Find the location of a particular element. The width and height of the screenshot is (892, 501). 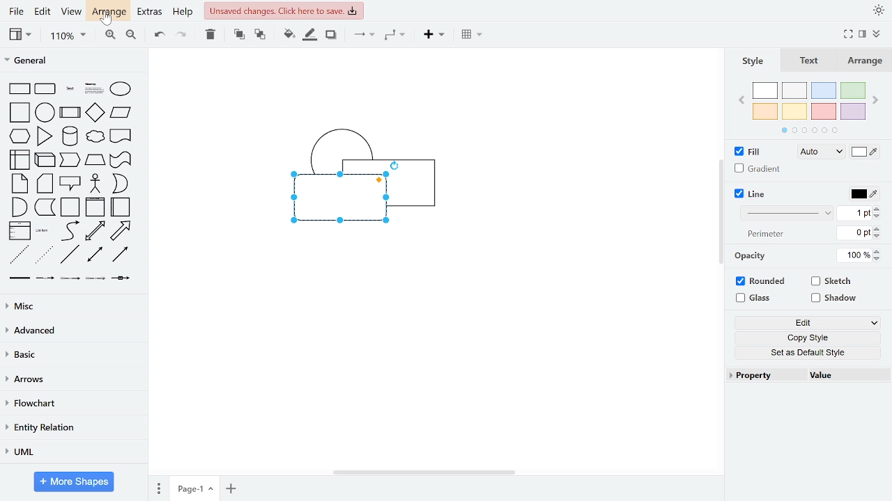

orange is located at coordinates (765, 111).